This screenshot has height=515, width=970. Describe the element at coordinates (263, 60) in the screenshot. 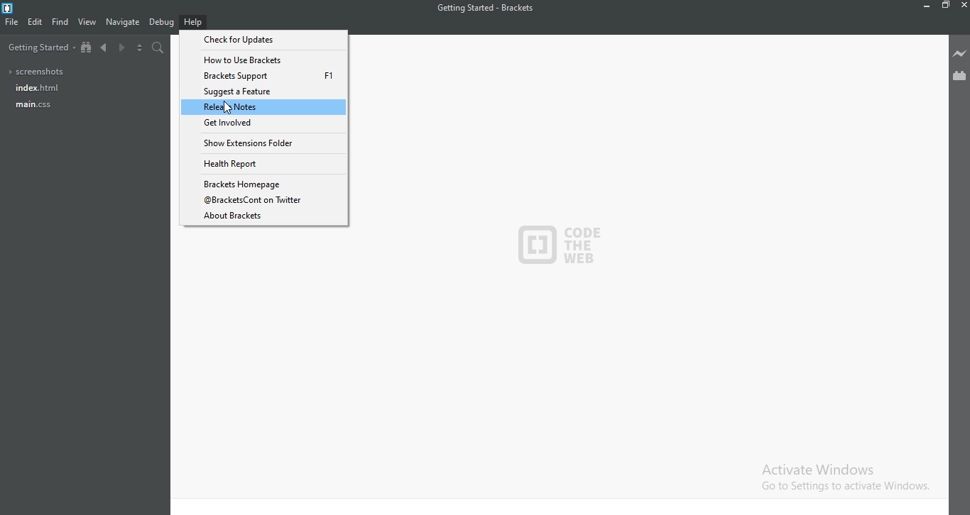

I see `How to Use Brackets` at that location.